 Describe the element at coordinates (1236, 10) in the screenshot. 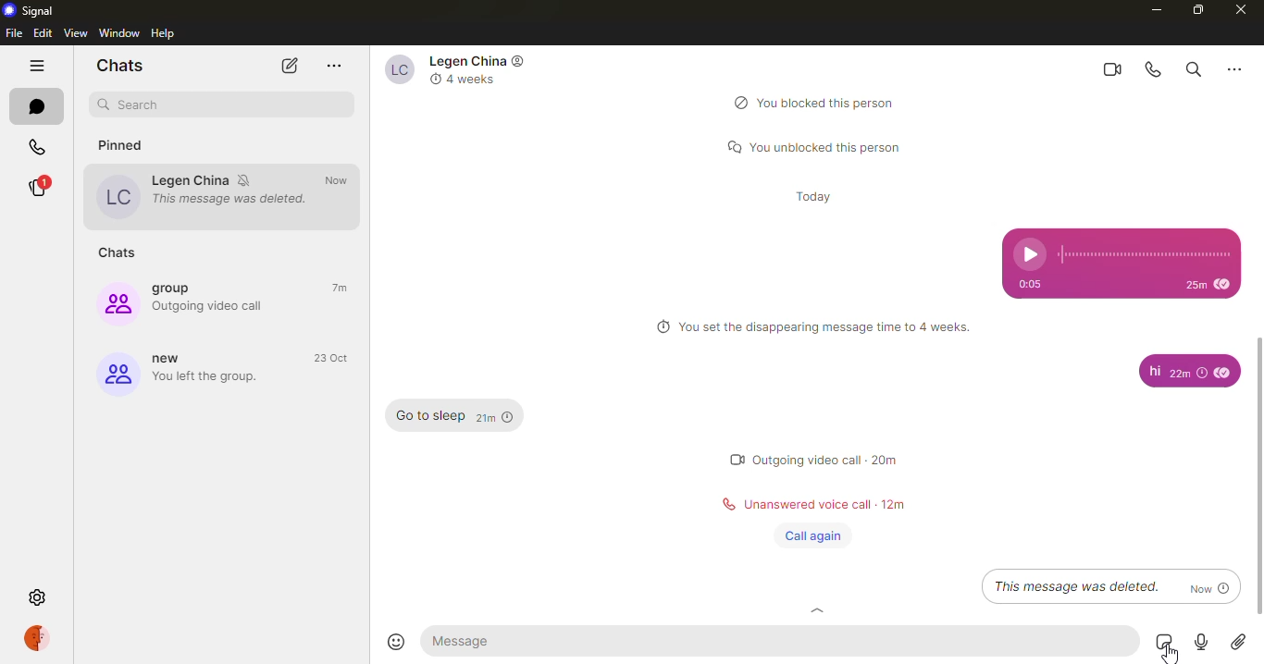

I see `close` at that location.